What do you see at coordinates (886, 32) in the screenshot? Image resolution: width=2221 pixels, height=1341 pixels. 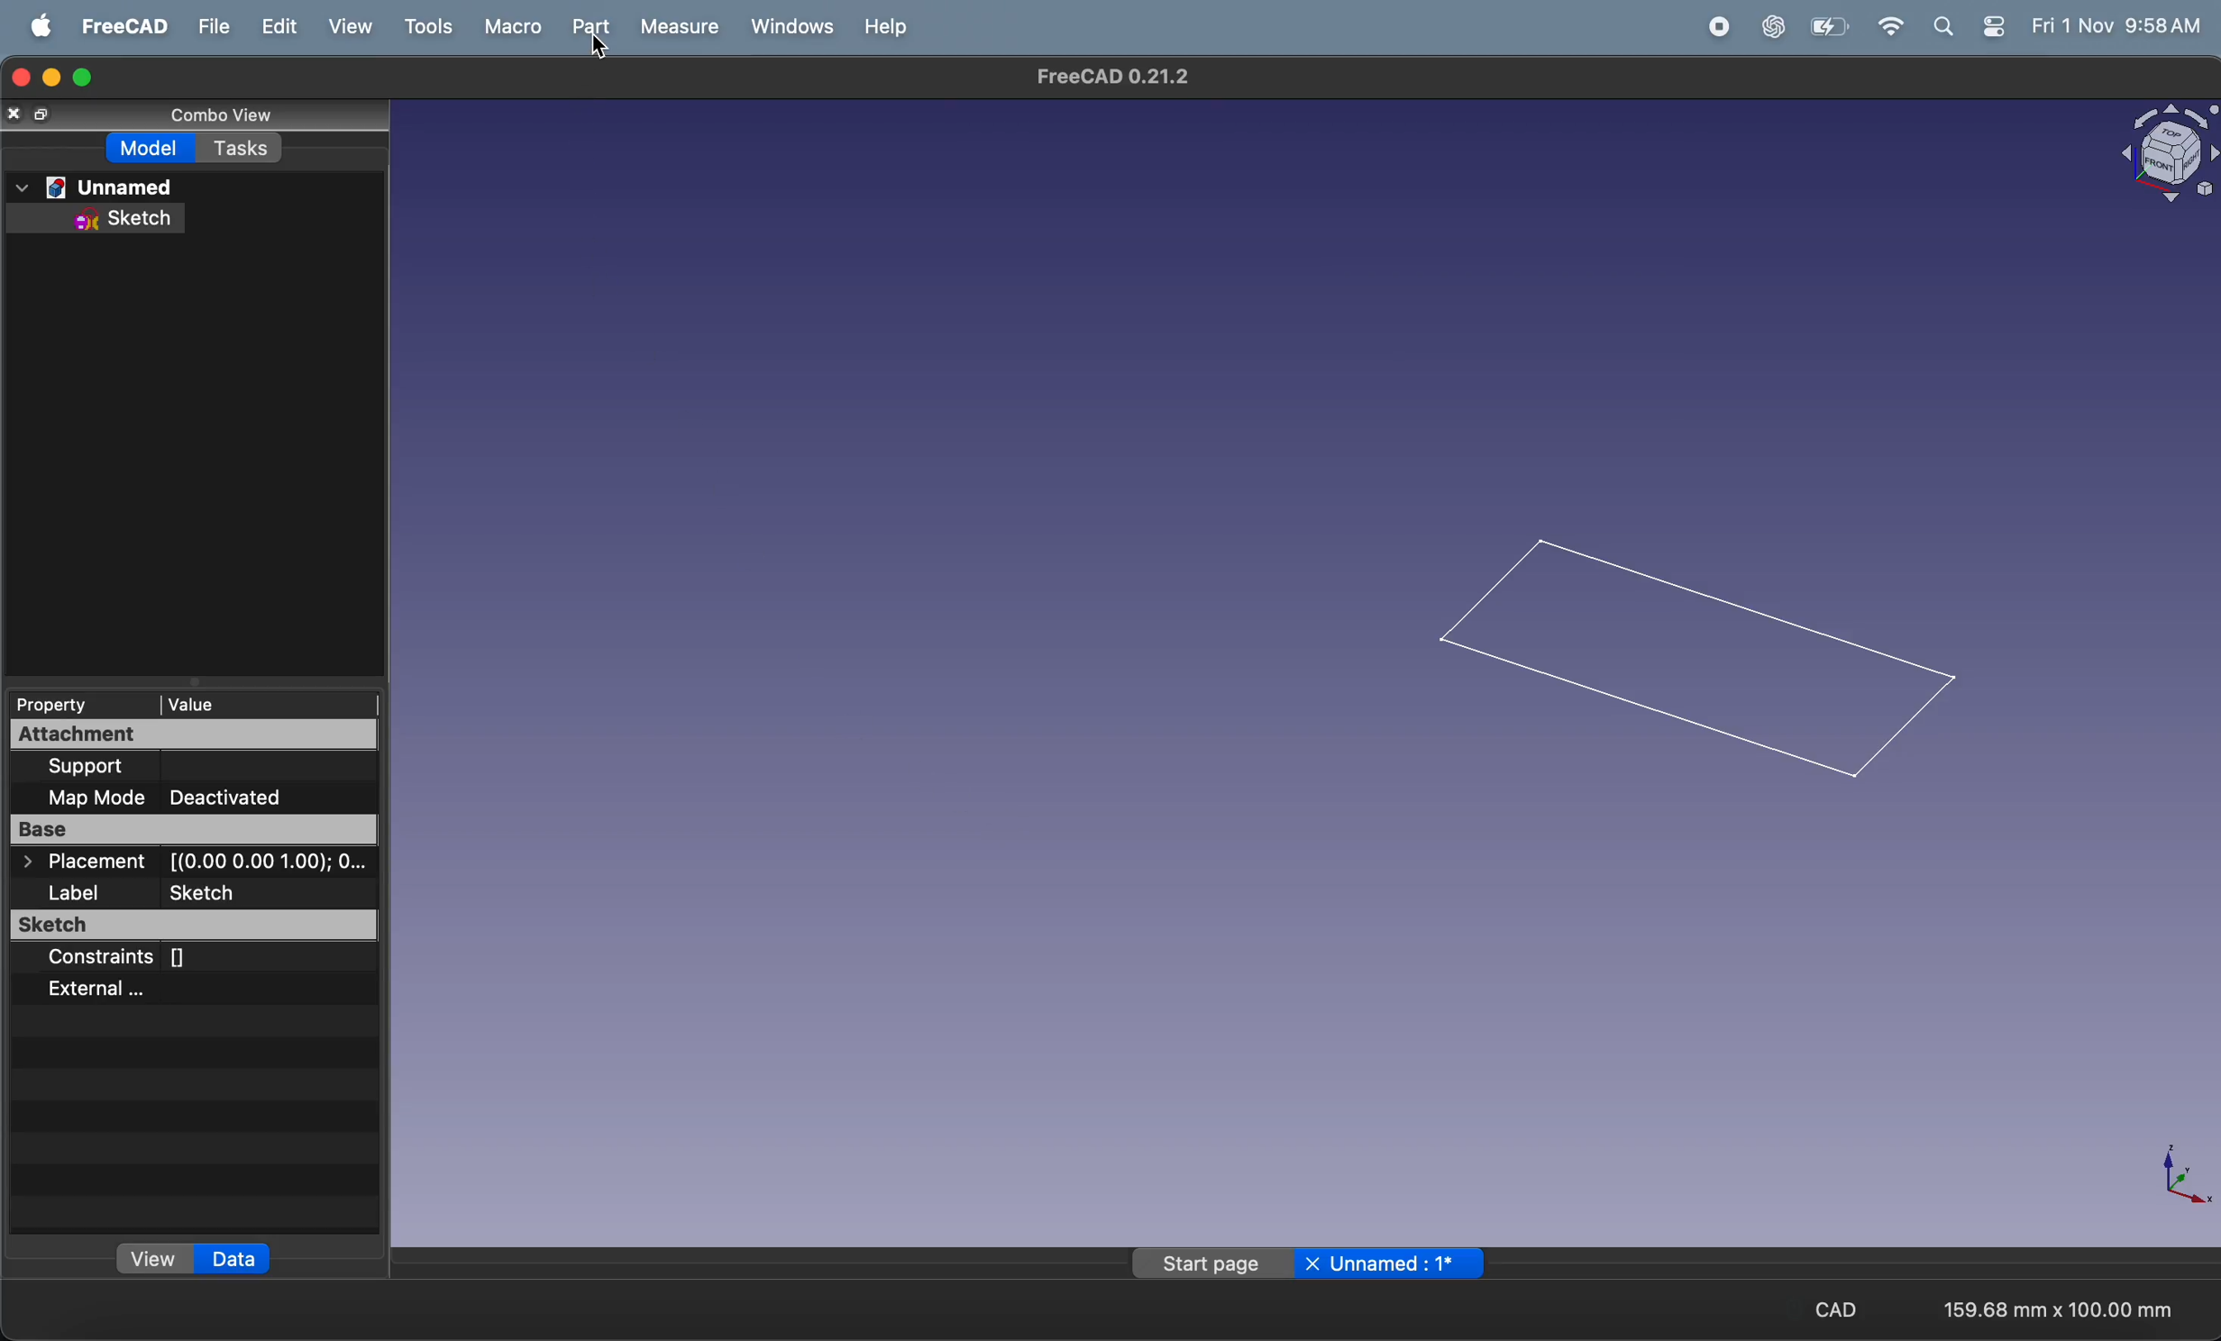 I see `help` at bounding box center [886, 32].